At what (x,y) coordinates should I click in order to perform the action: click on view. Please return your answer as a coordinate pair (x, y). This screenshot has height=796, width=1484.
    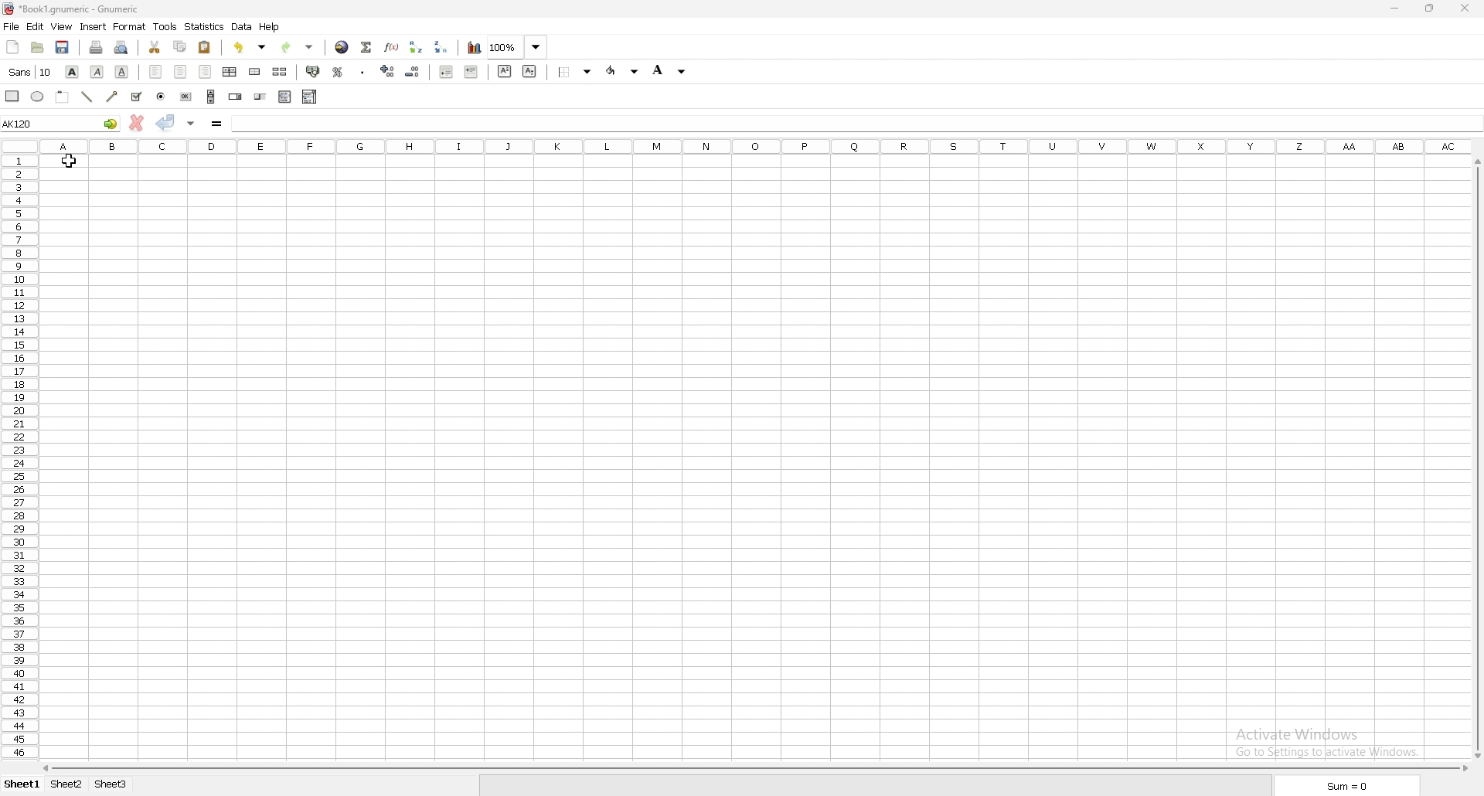
    Looking at the image, I should click on (61, 26).